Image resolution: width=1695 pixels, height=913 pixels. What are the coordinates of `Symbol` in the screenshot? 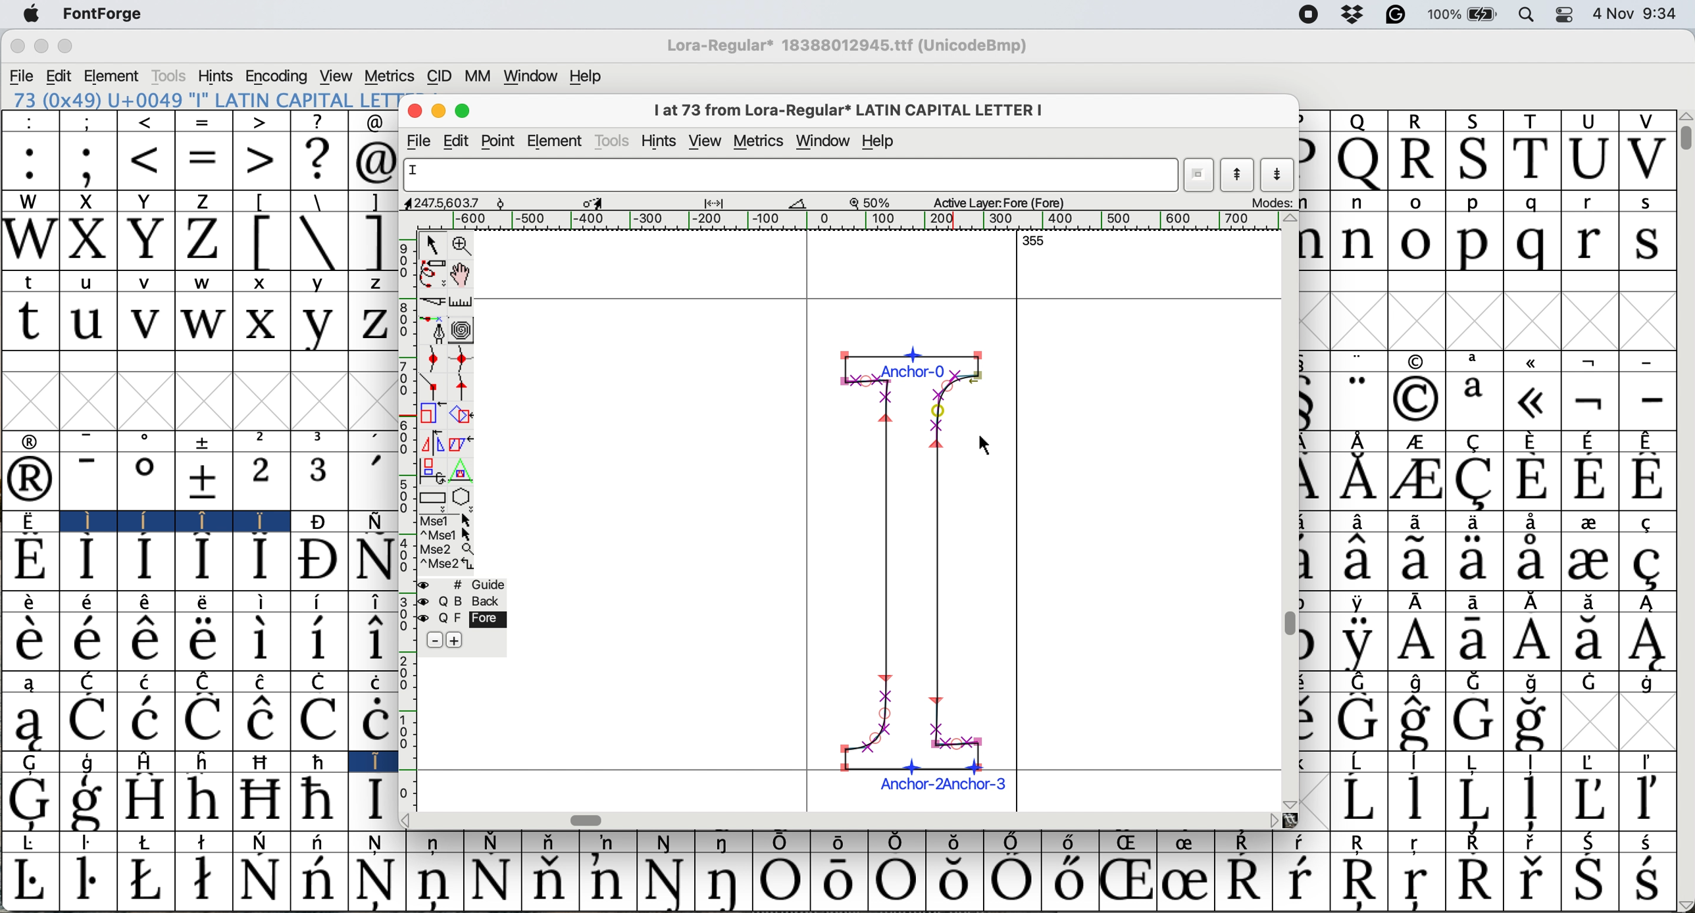 It's located at (954, 881).